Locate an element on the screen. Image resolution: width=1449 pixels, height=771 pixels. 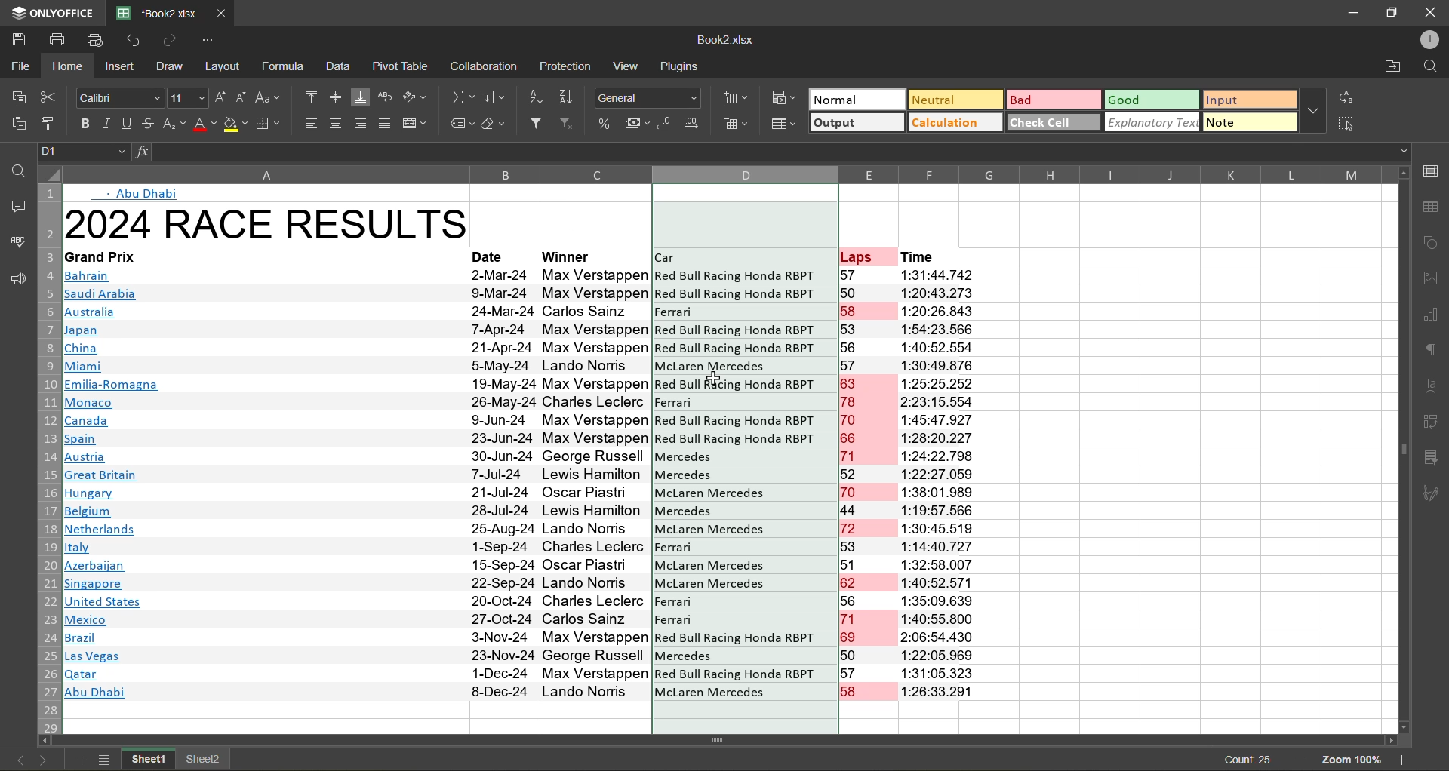
filter is located at coordinates (535, 124).